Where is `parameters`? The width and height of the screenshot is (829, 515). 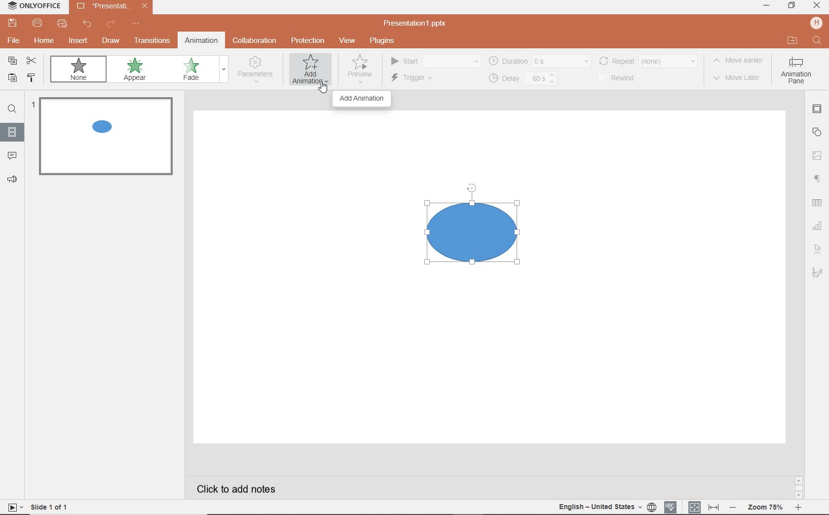 parameters is located at coordinates (258, 70).